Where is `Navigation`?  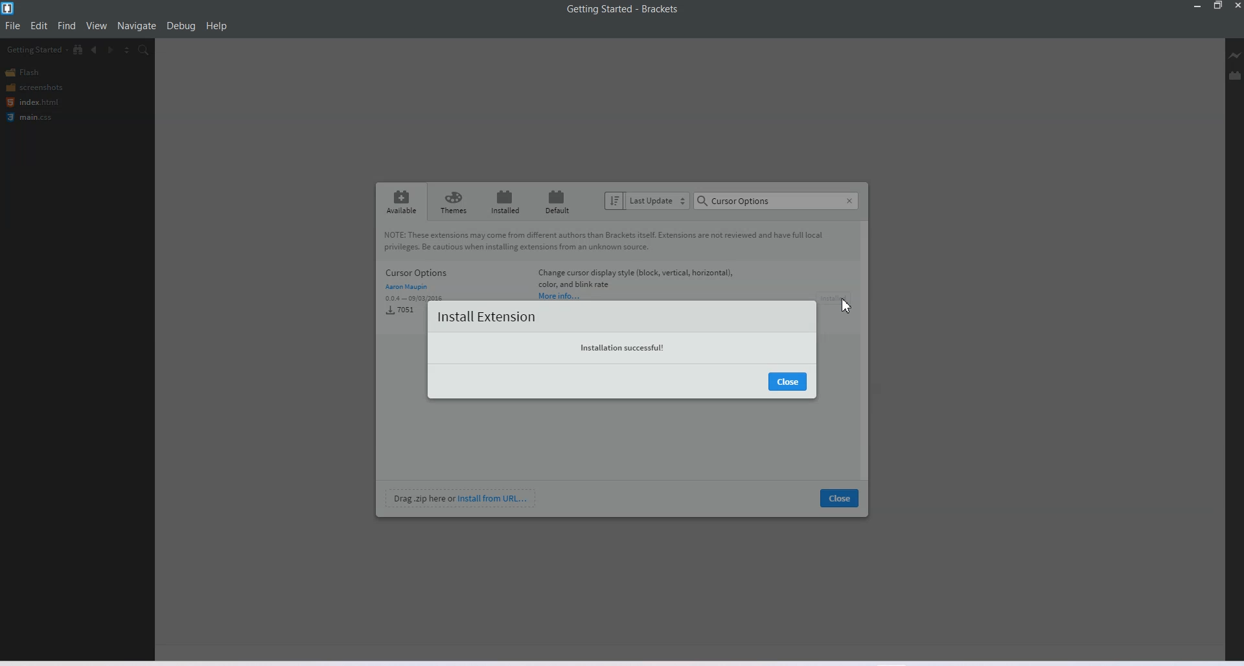 Navigation is located at coordinates (137, 25).